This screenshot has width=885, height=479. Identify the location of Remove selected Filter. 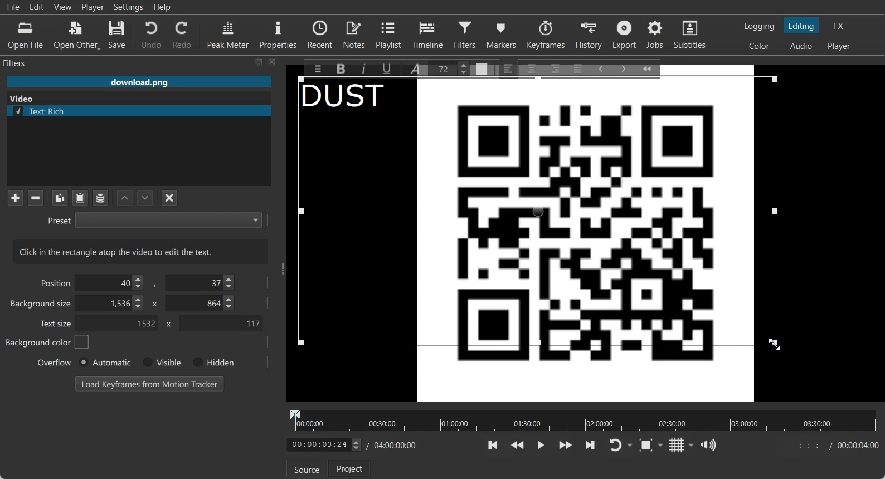
(35, 197).